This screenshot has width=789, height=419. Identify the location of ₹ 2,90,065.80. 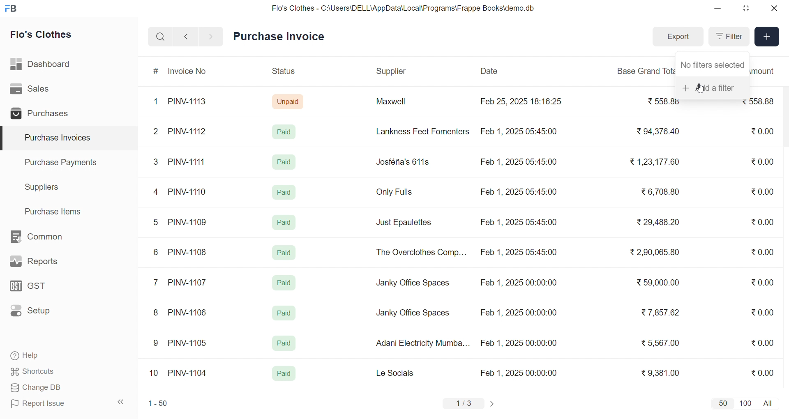
(655, 253).